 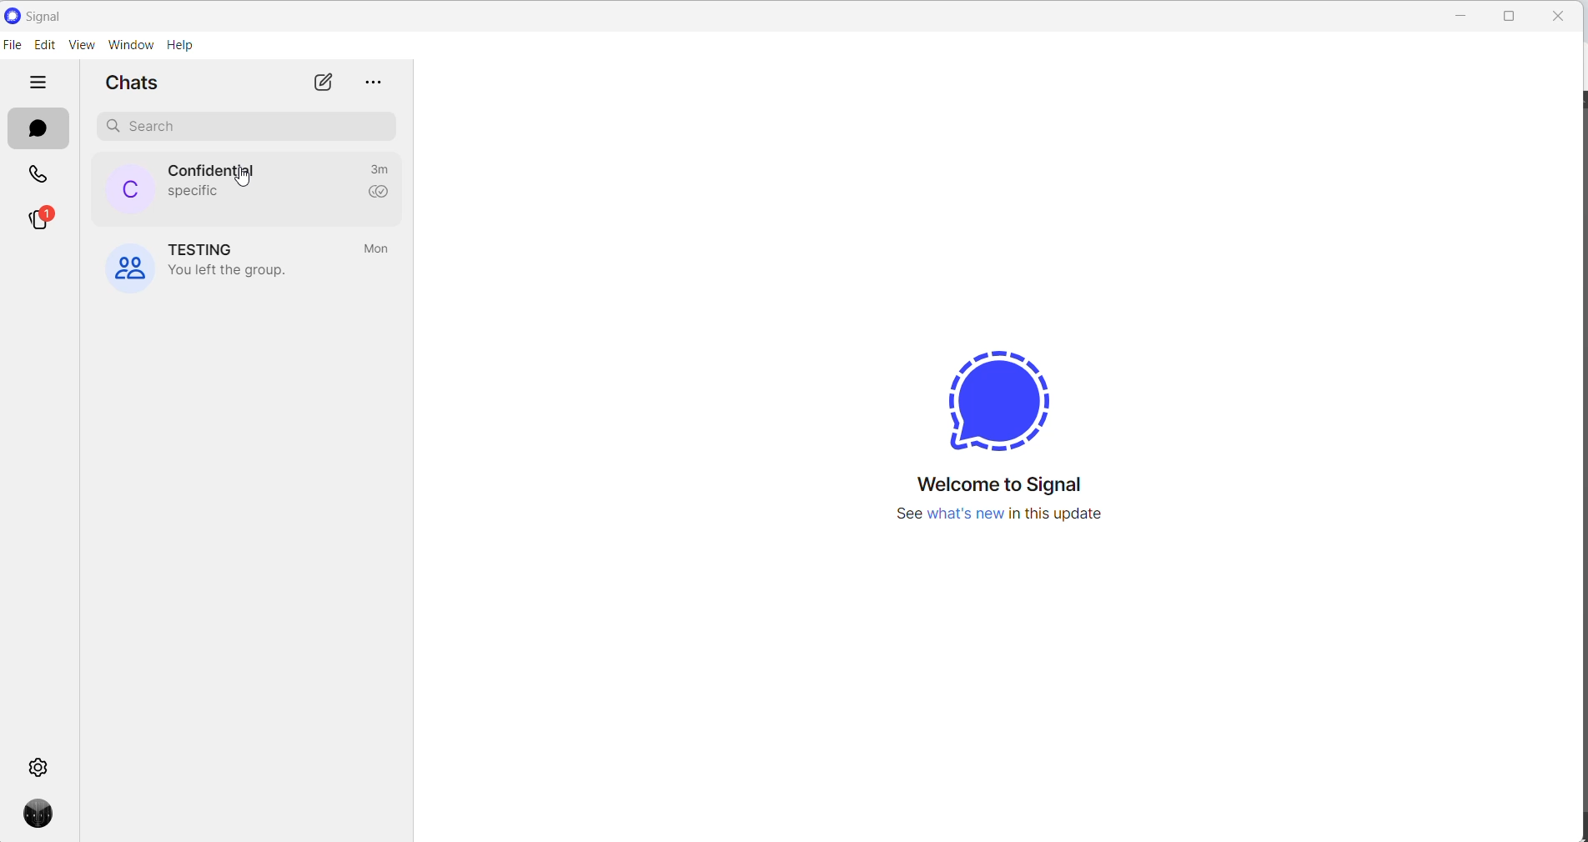 What do you see at coordinates (998, 400) in the screenshot?
I see `signal logo` at bounding box center [998, 400].